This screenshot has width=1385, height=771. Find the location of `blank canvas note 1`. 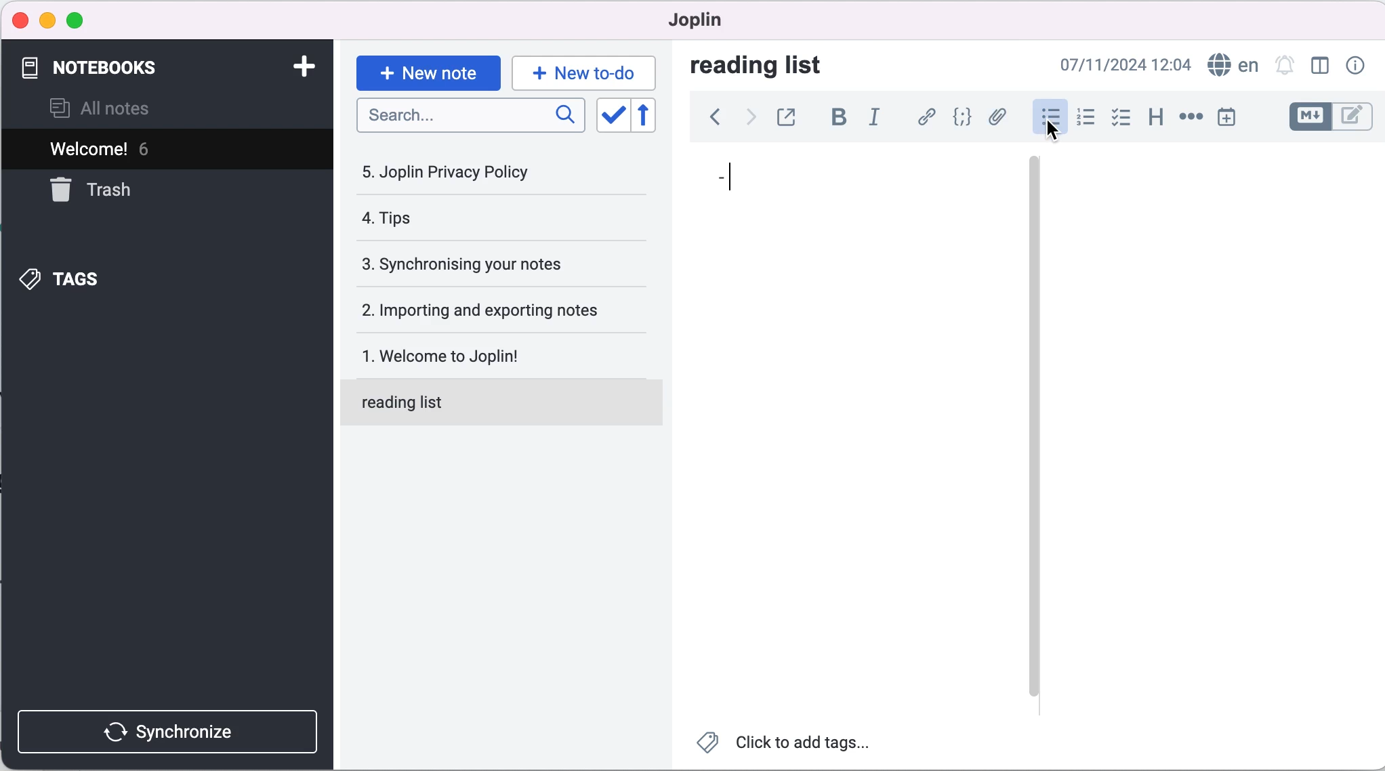

blank canvas note 1 is located at coordinates (848, 465).